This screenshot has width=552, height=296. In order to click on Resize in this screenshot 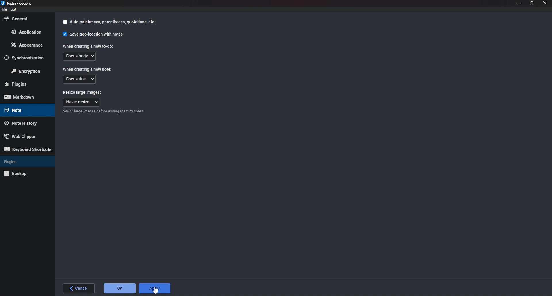, I will do `click(532, 3)`.